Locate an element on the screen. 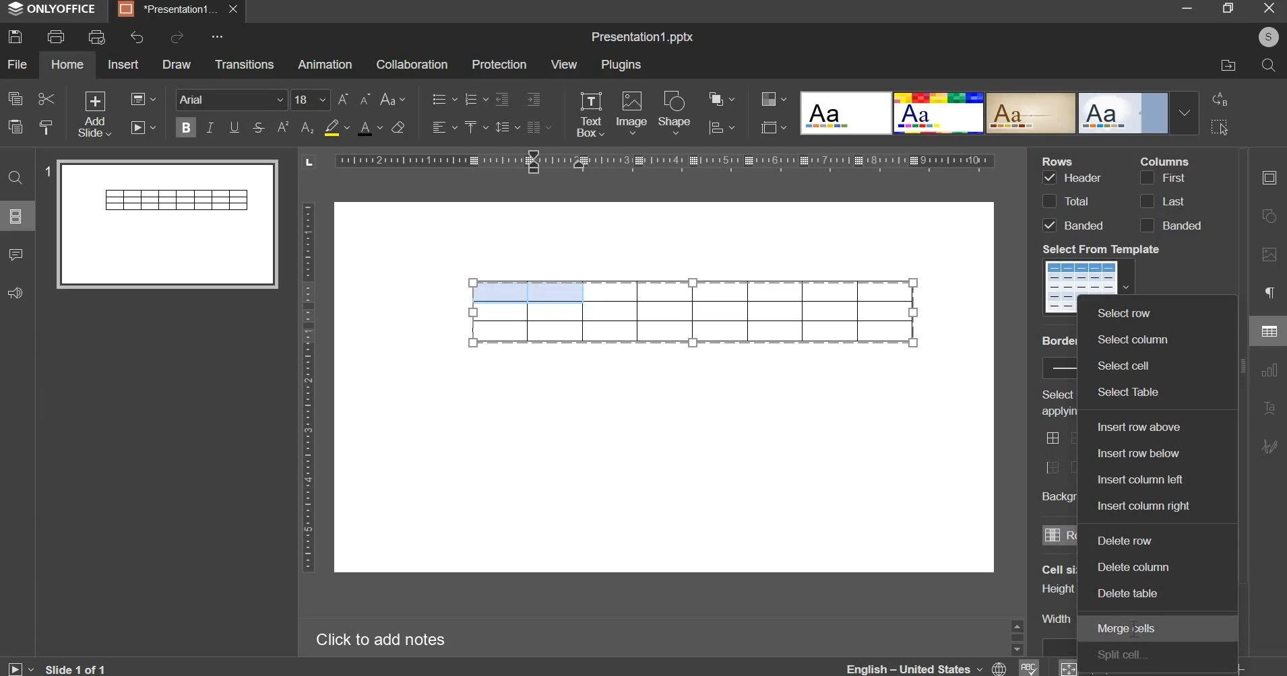 Image resolution: width=1287 pixels, height=676 pixels. paste is located at coordinates (15, 125).